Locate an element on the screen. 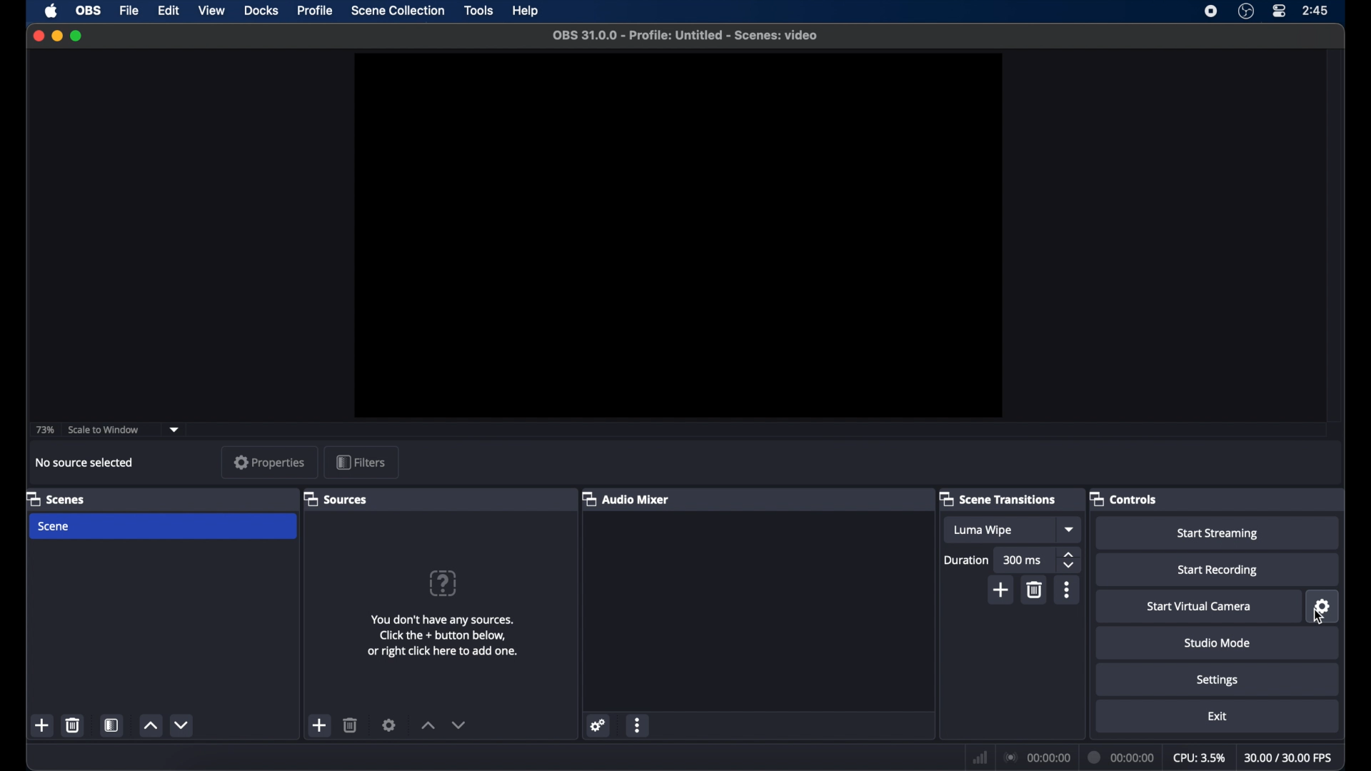 Image resolution: width=1371 pixels, height=771 pixels. apple icon is located at coordinates (51, 11).